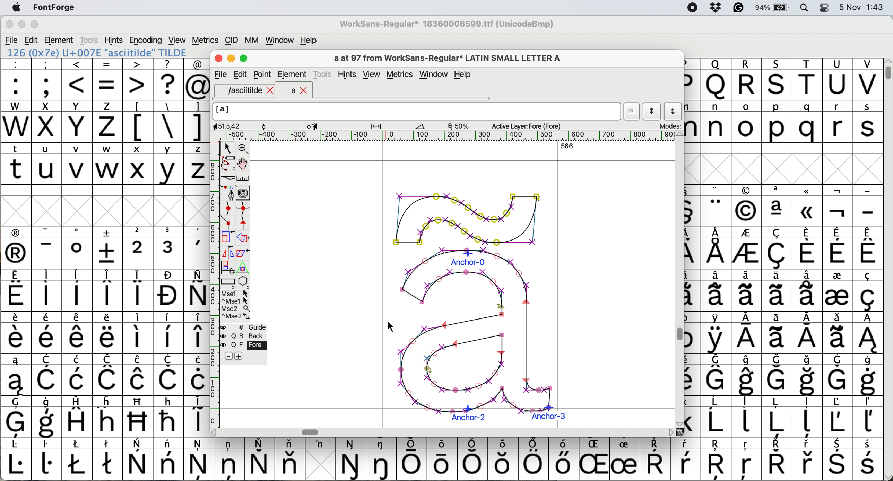 The width and height of the screenshot is (893, 481). Describe the element at coordinates (215, 431) in the screenshot. I see `scroll button` at that location.